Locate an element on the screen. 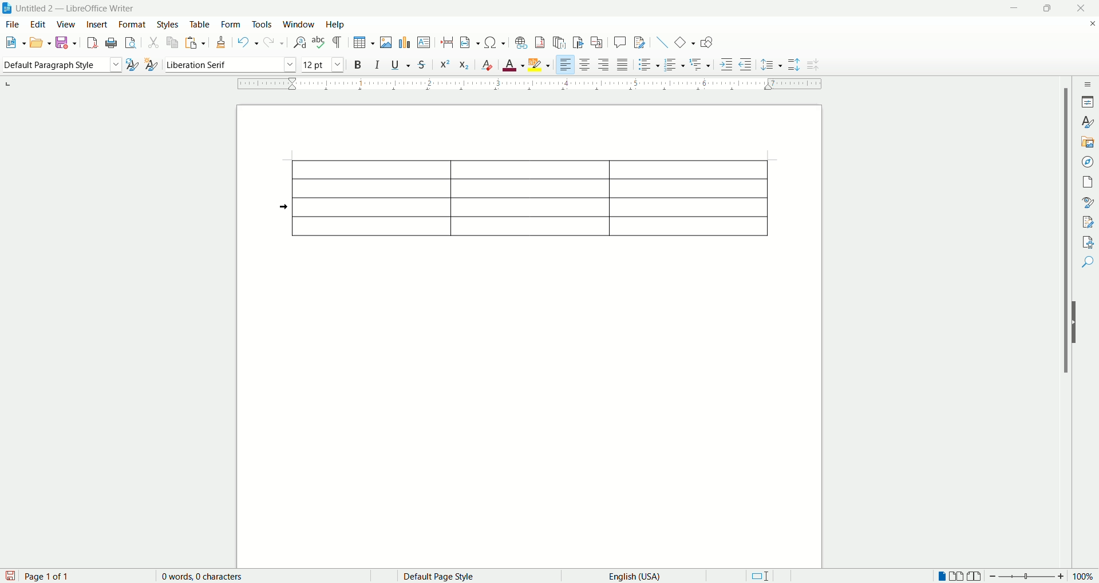  styles is located at coordinates (169, 25).